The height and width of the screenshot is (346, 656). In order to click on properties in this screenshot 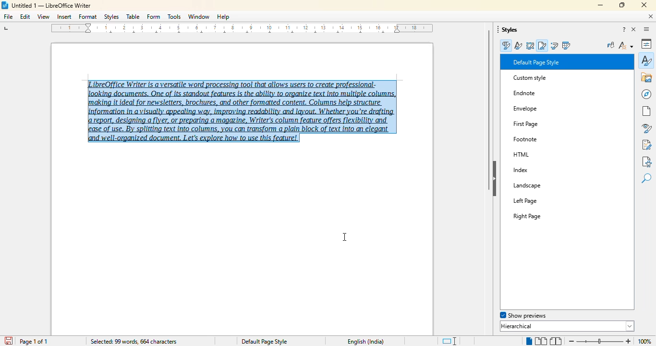, I will do `click(647, 43)`.